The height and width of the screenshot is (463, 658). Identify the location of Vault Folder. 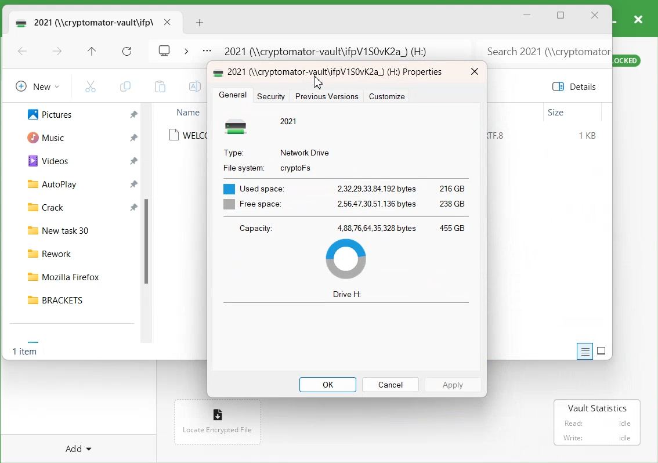
(82, 22).